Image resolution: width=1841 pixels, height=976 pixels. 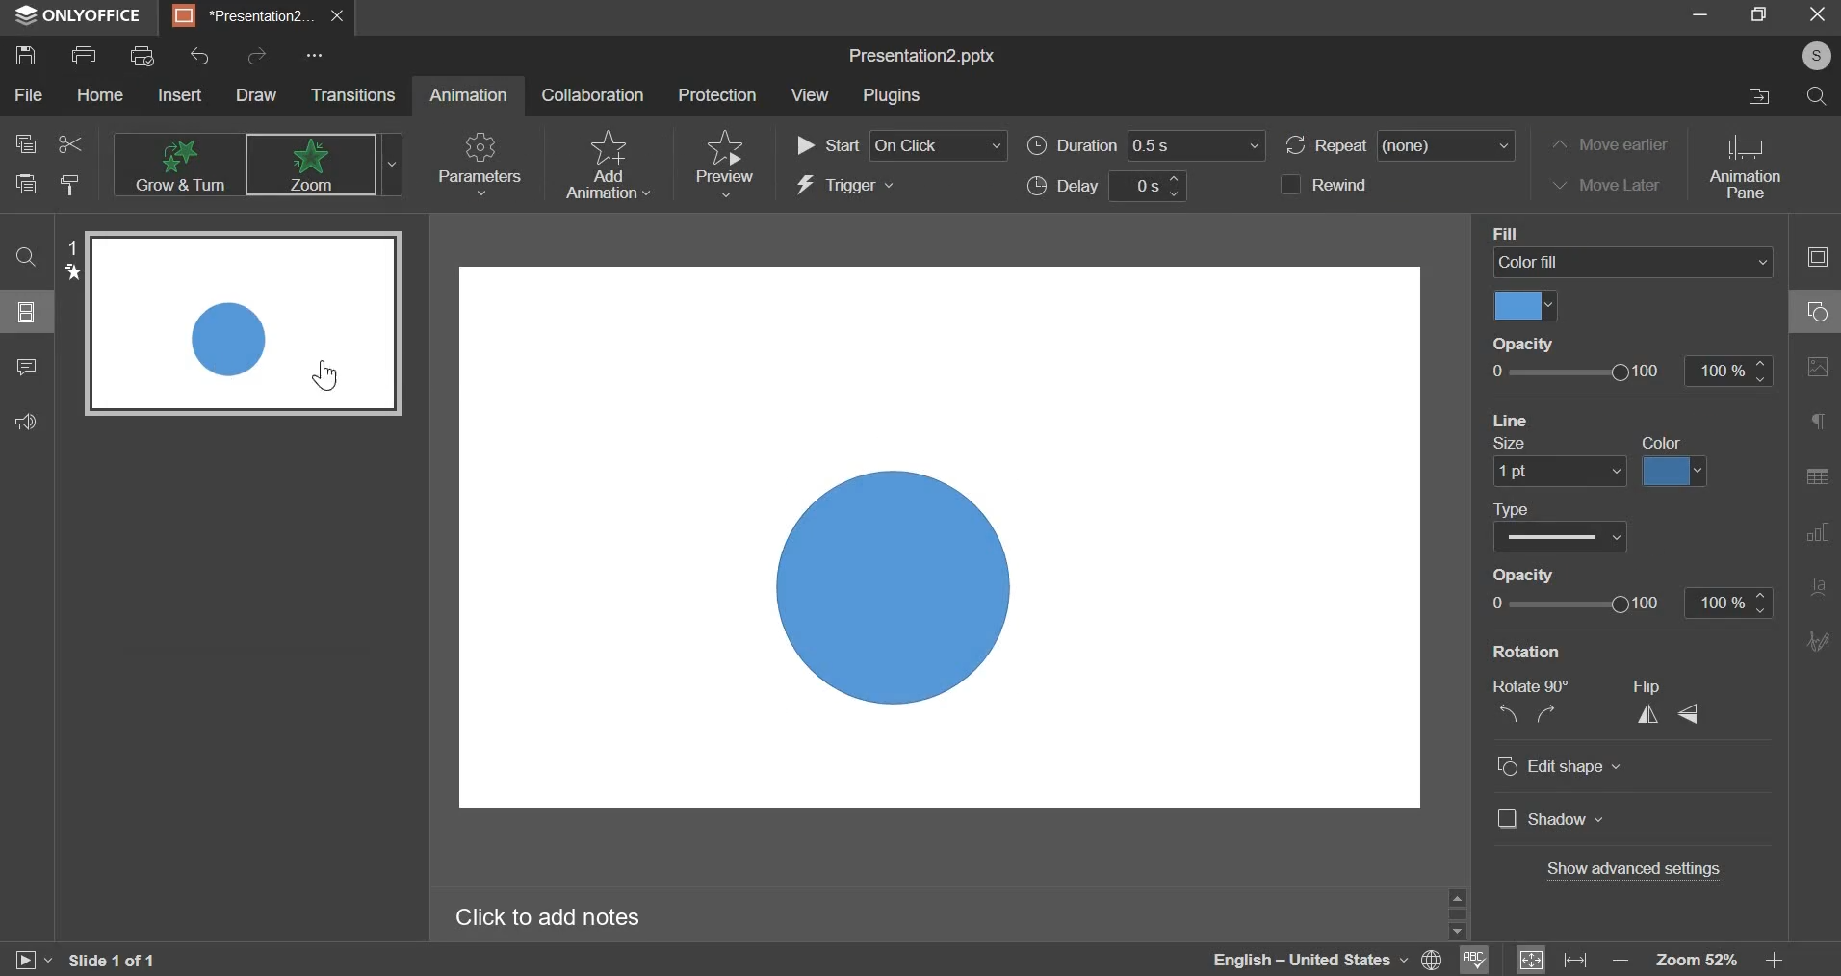 What do you see at coordinates (895, 97) in the screenshot?
I see `Plug` at bounding box center [895, 97].